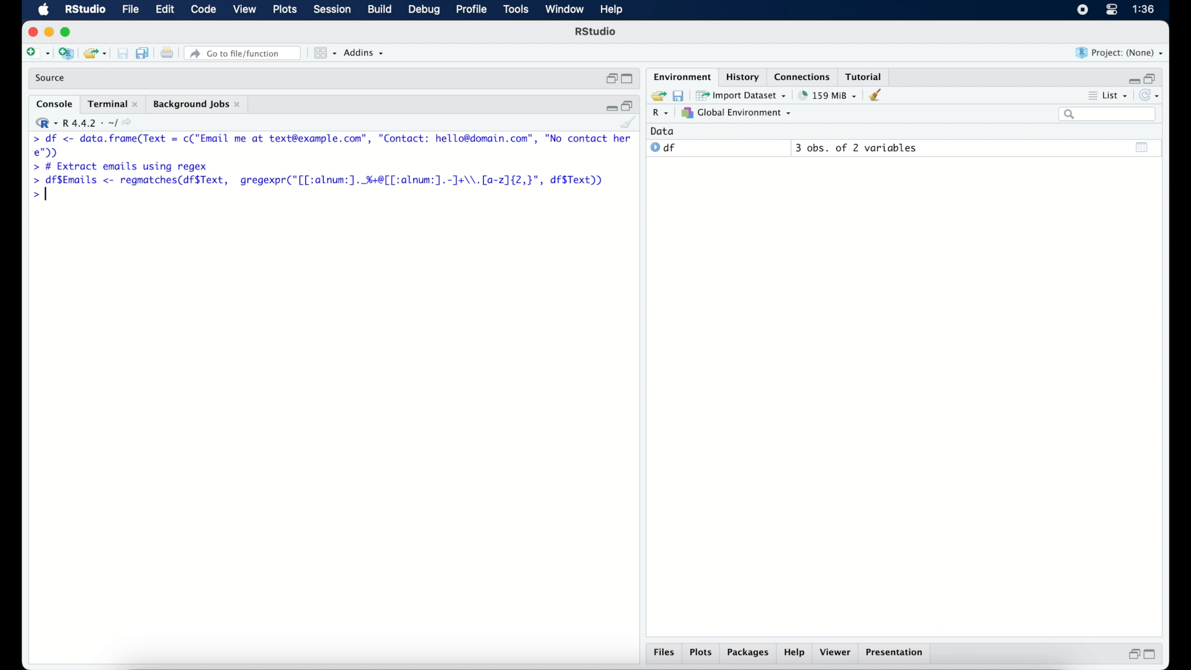 The height and width of the screenshot is (670, 1191). What do you see at coordinates (198, 105) in the screenshot?
I see `background jobs` at bounding box center [198, 105].